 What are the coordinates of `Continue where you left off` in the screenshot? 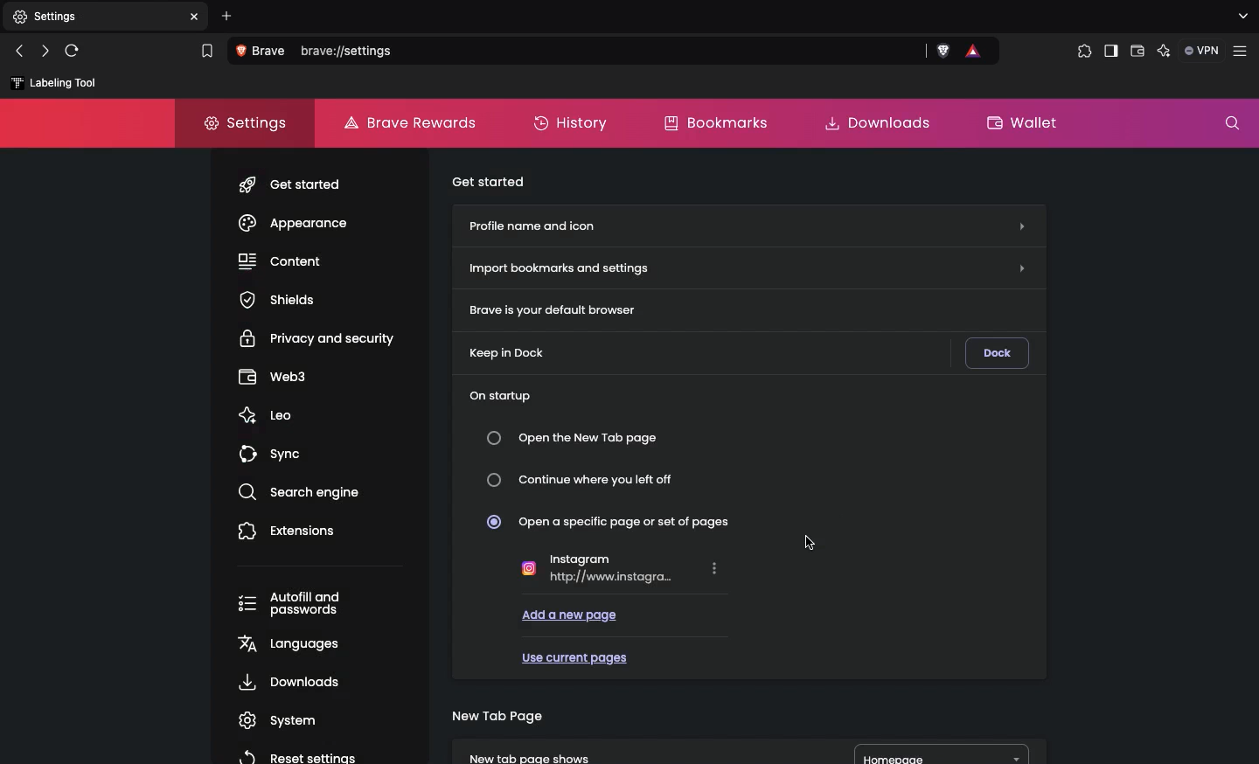 It's located at (587, 480).